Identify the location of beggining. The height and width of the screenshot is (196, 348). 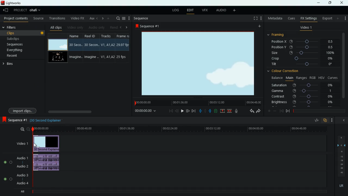
(170, 111).